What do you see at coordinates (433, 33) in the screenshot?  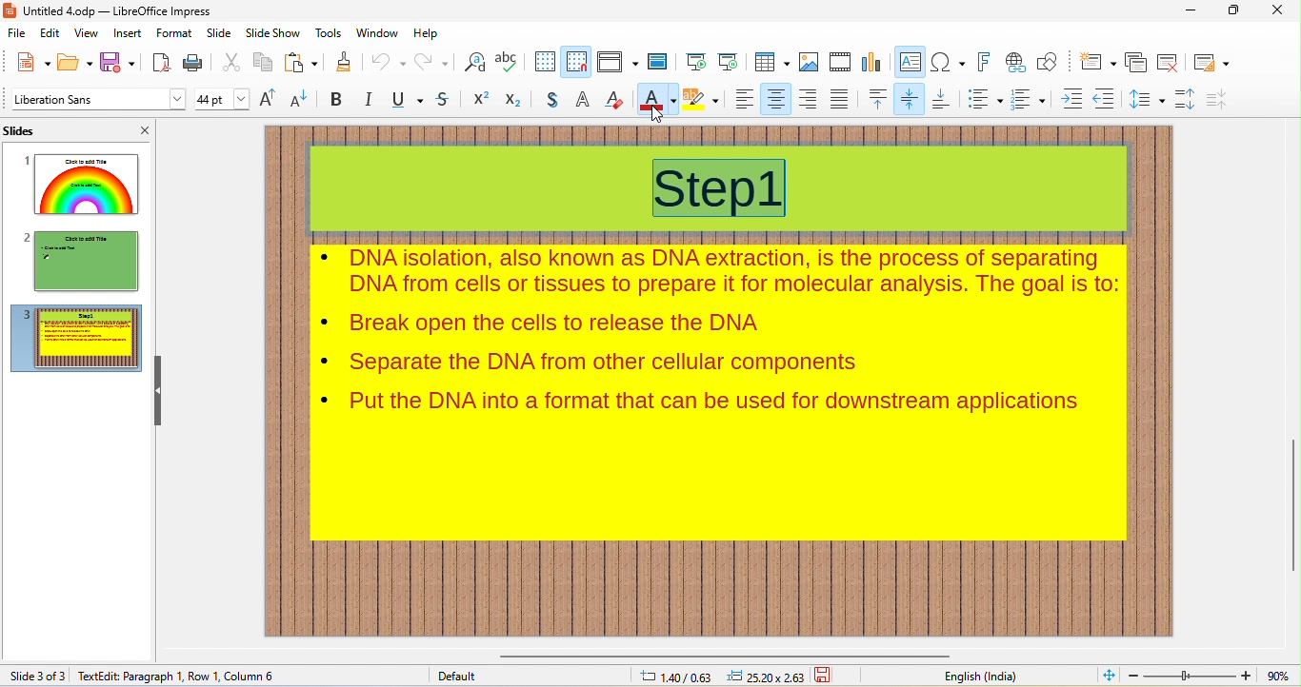 I see `help` at bounding box center [433, 33].